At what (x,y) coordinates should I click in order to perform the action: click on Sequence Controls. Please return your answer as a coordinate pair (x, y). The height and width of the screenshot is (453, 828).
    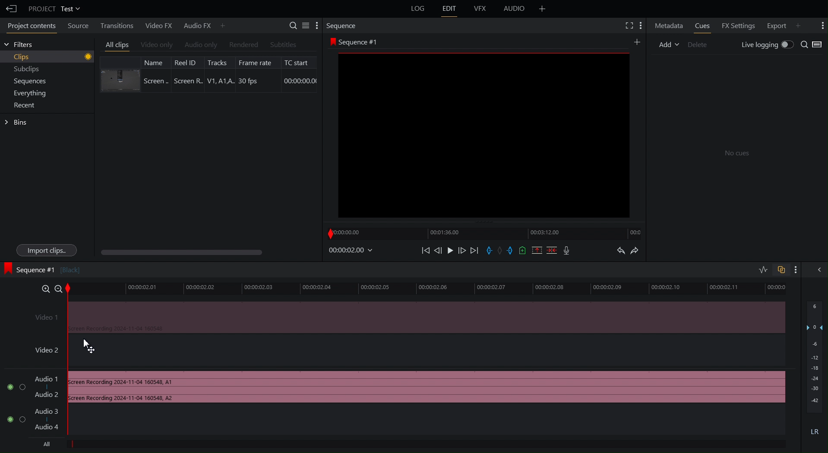
    Looking at the image, I should click on (496, 251).